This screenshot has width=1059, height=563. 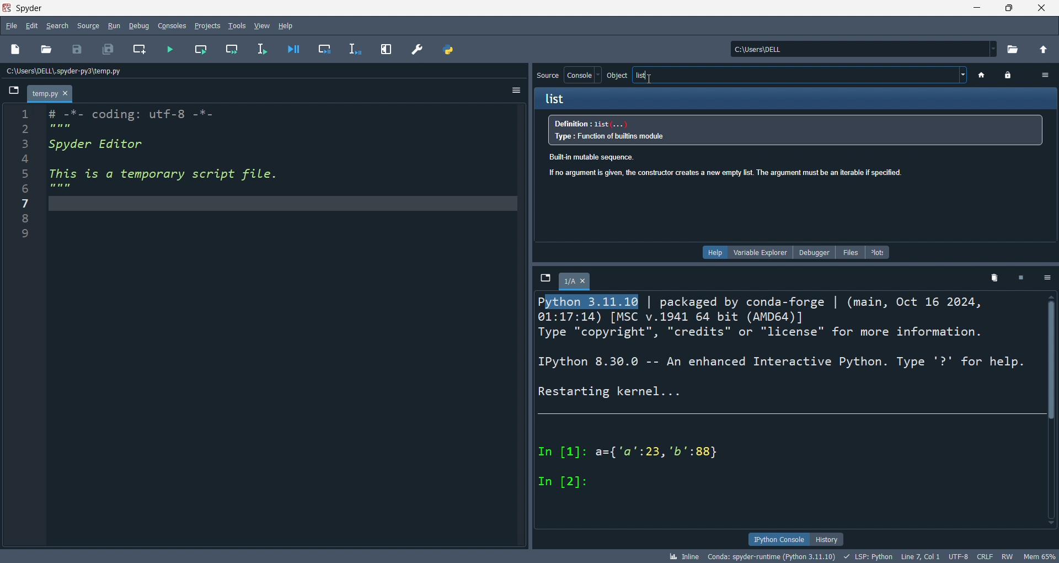 I want to click on home, so click(x=982, y=76).